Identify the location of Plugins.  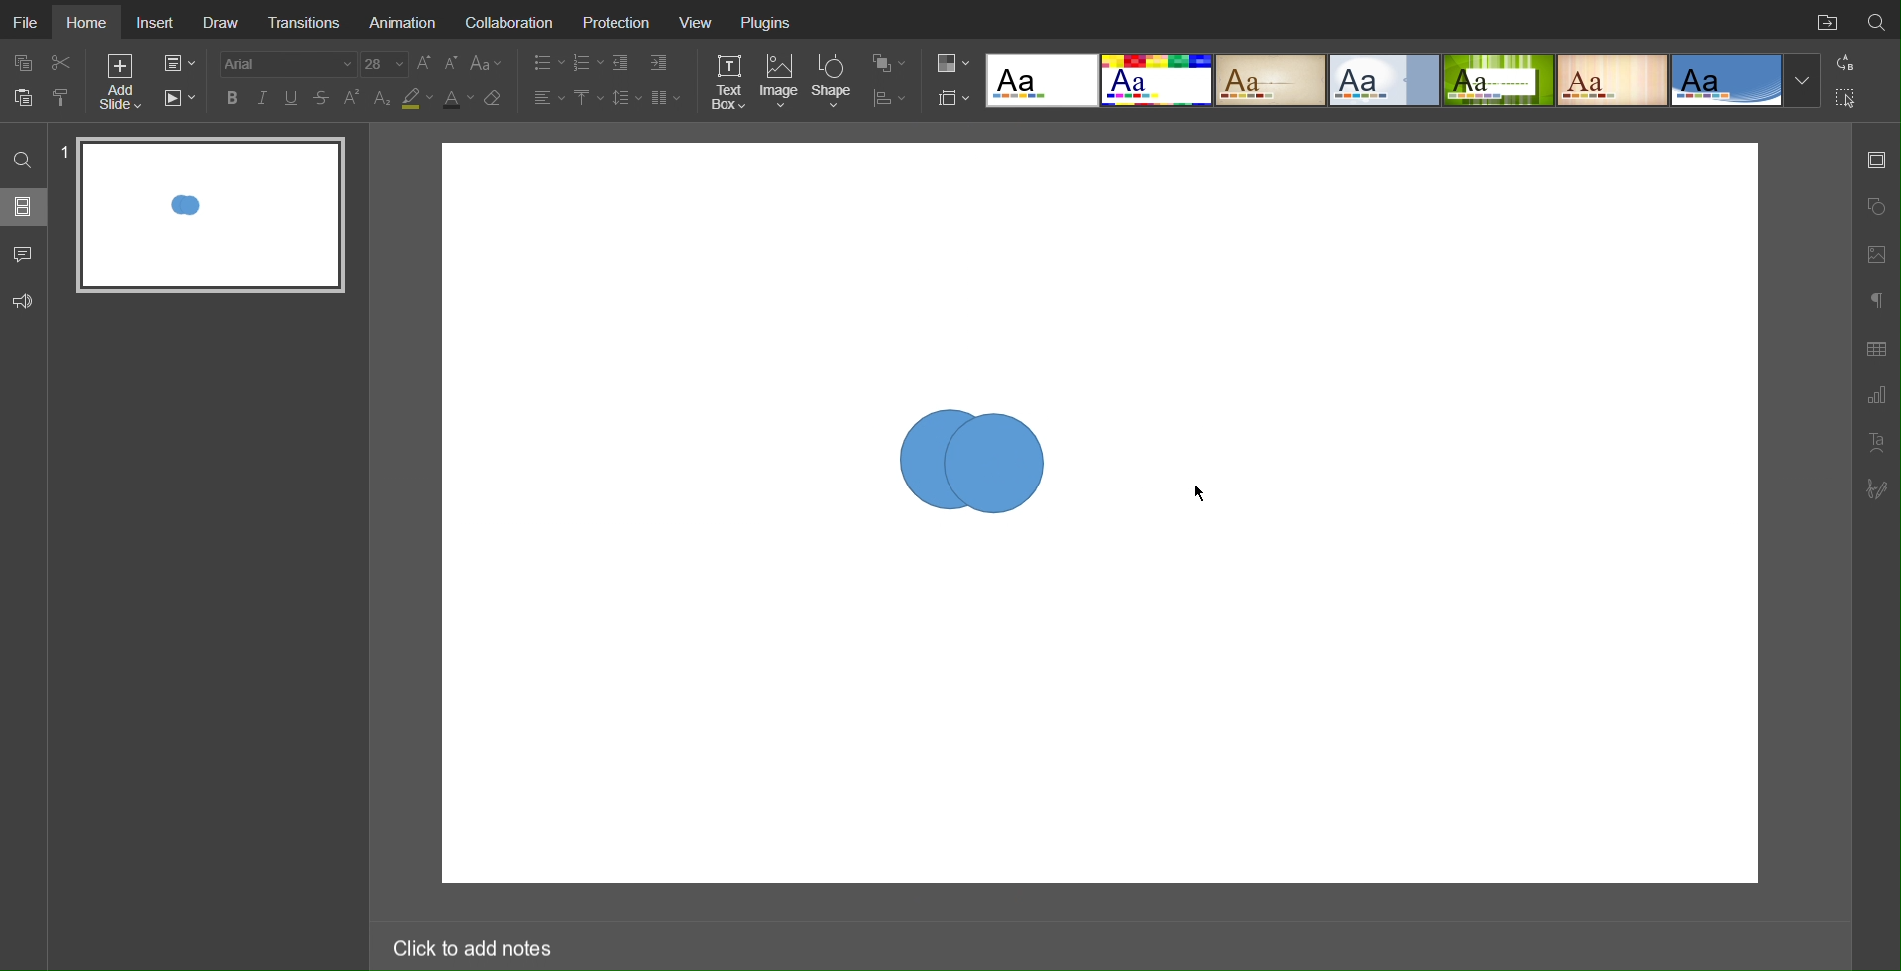
(768, 24).